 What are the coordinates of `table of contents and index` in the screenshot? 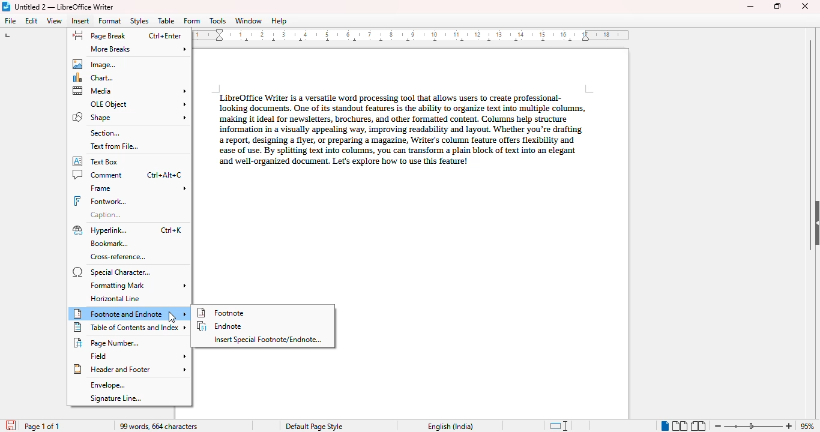 It's located at (130, 327).